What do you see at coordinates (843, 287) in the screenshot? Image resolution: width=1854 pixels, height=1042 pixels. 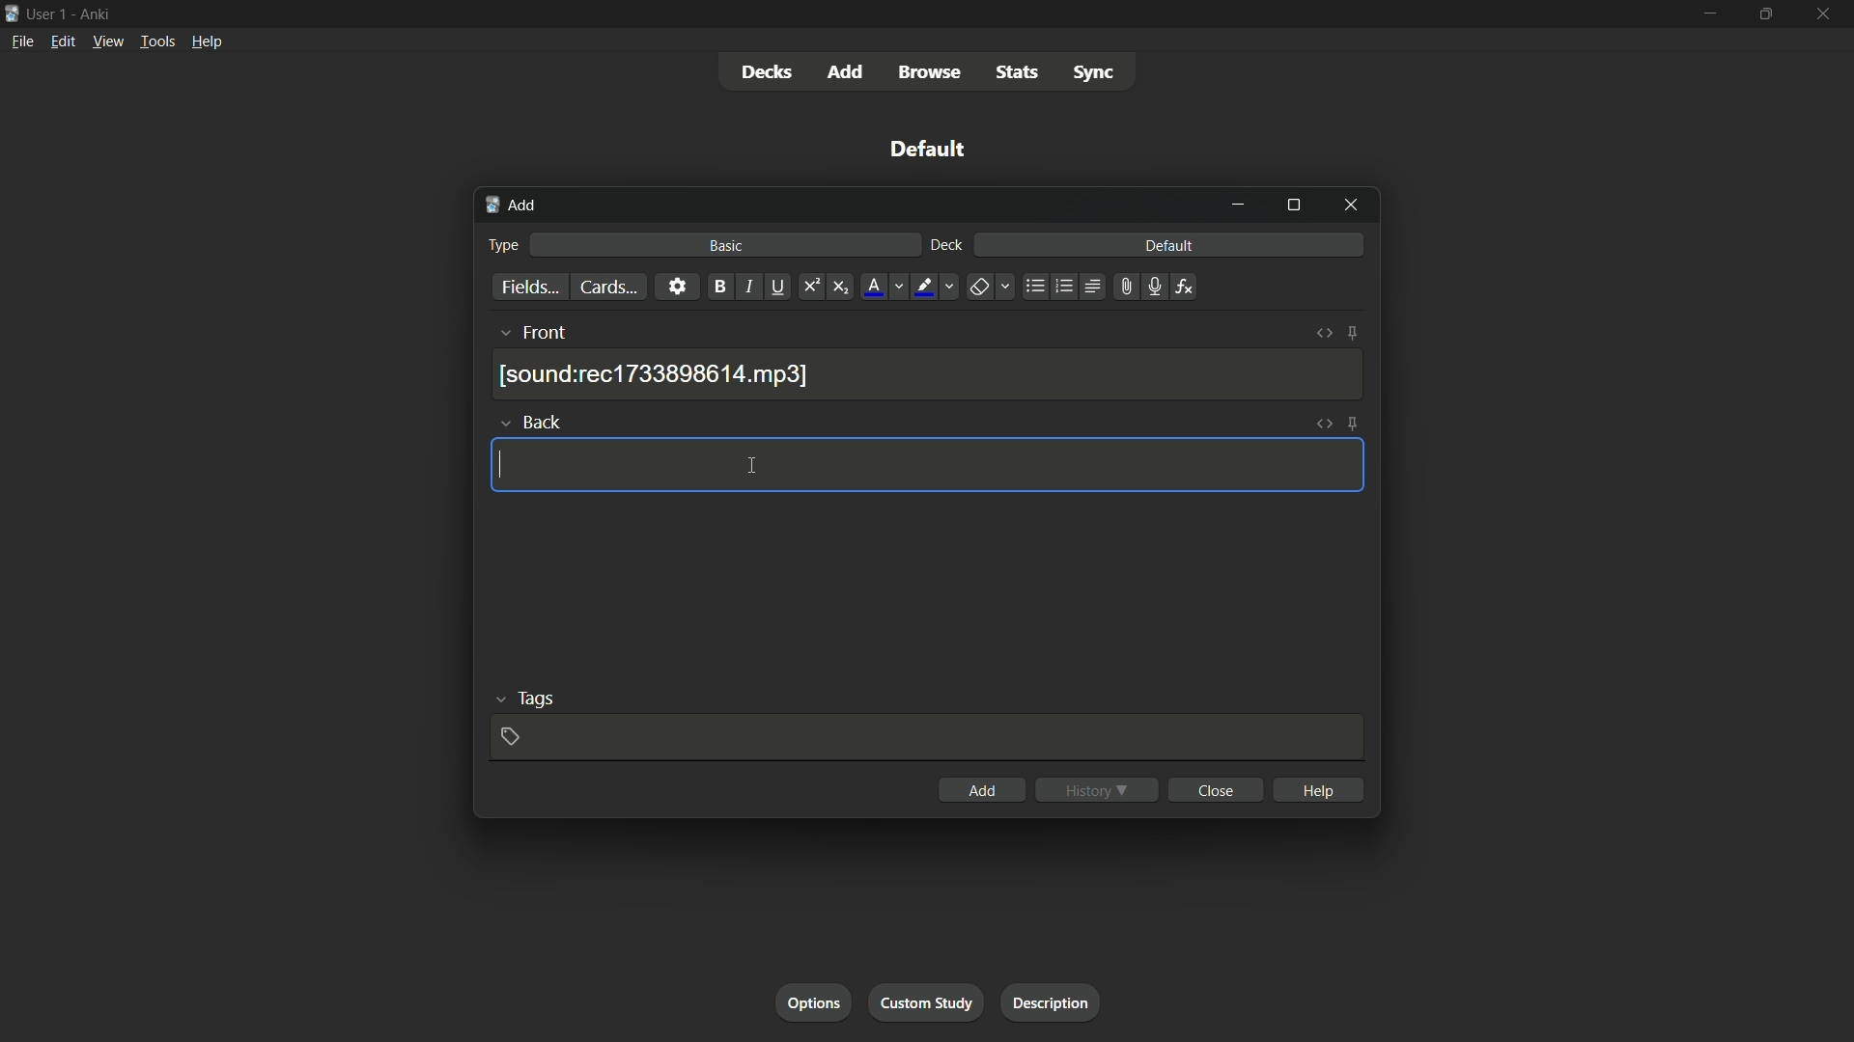 I see `subscript` at bounding box center [843, 287].